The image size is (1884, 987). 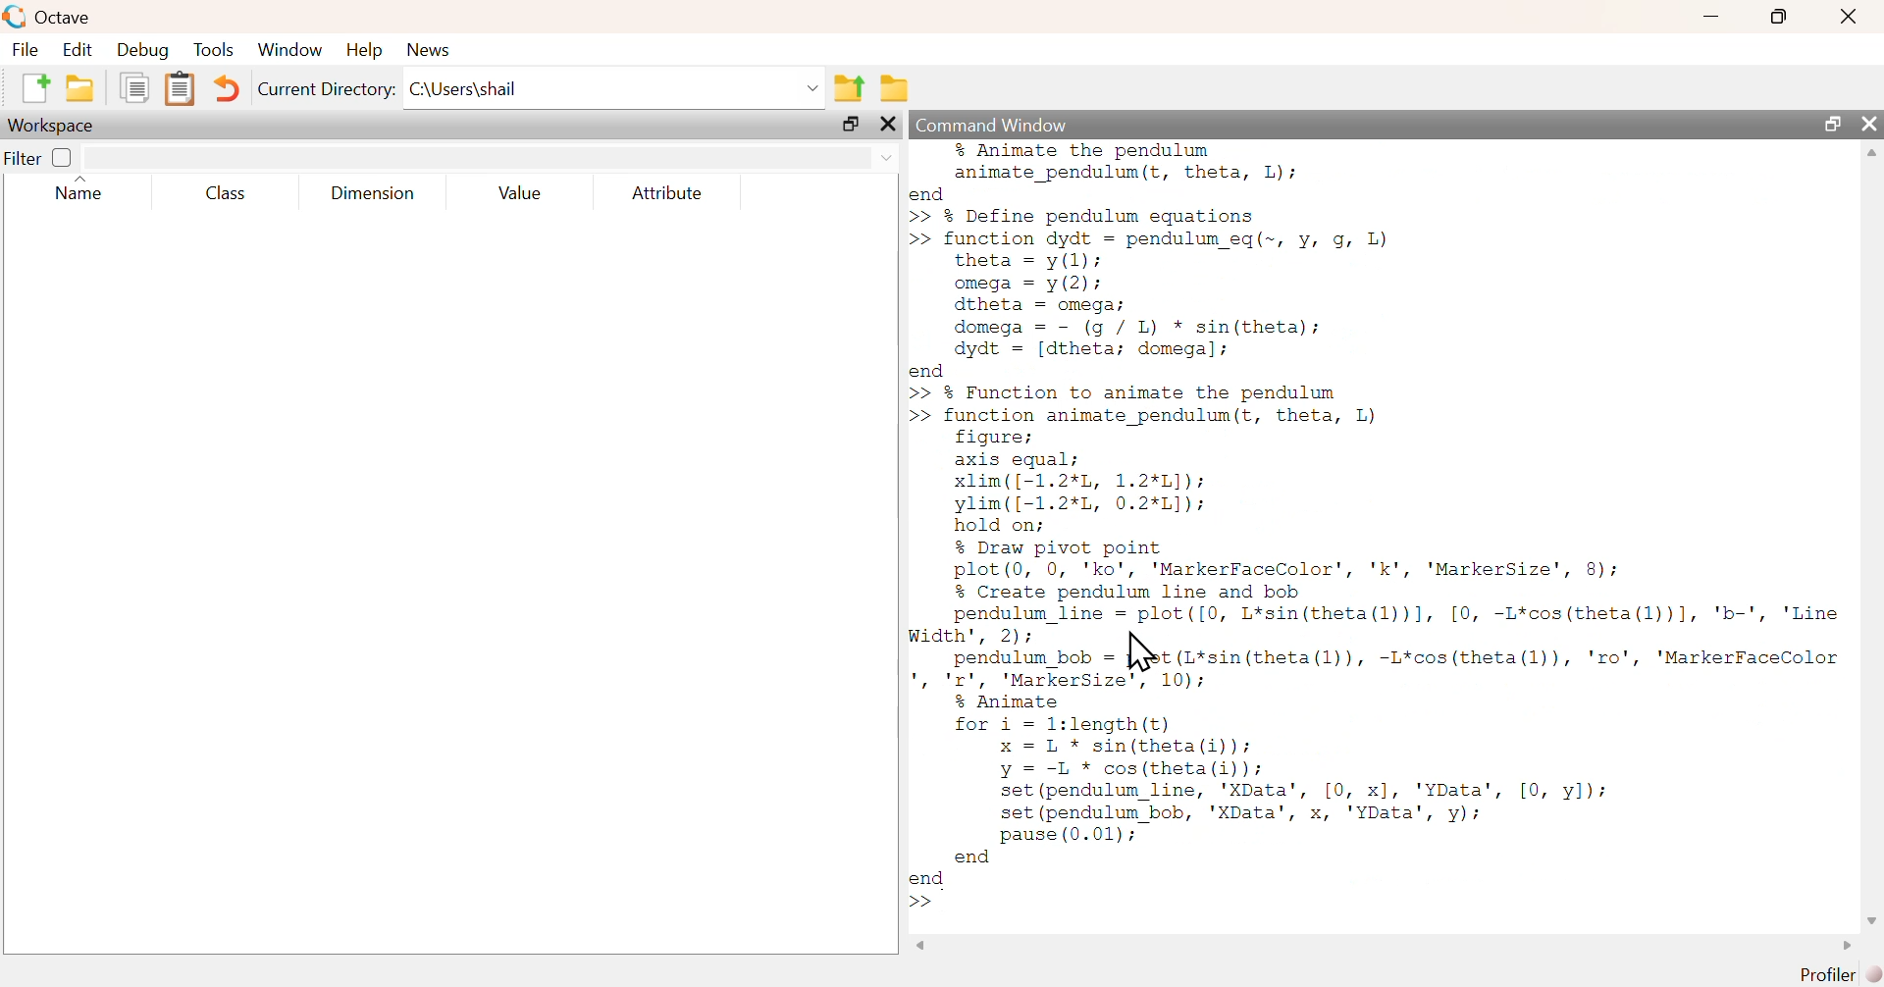 I want to click on Dimension, so click(x=373, y=194).